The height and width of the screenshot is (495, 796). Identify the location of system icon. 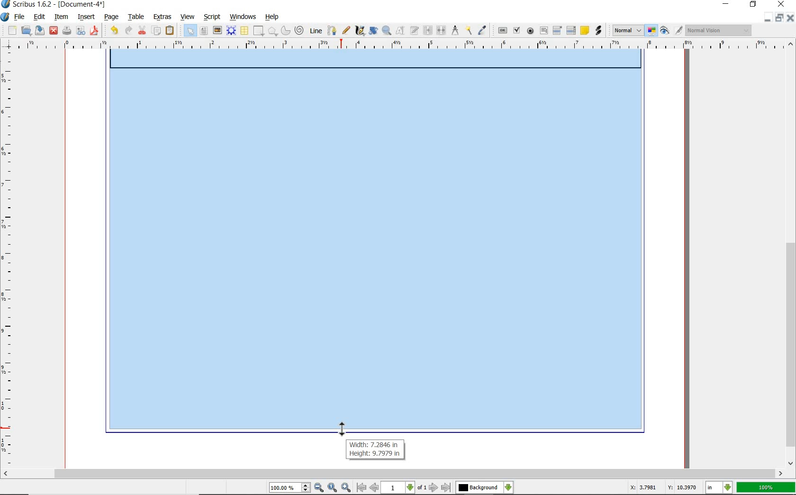
(5, 17).